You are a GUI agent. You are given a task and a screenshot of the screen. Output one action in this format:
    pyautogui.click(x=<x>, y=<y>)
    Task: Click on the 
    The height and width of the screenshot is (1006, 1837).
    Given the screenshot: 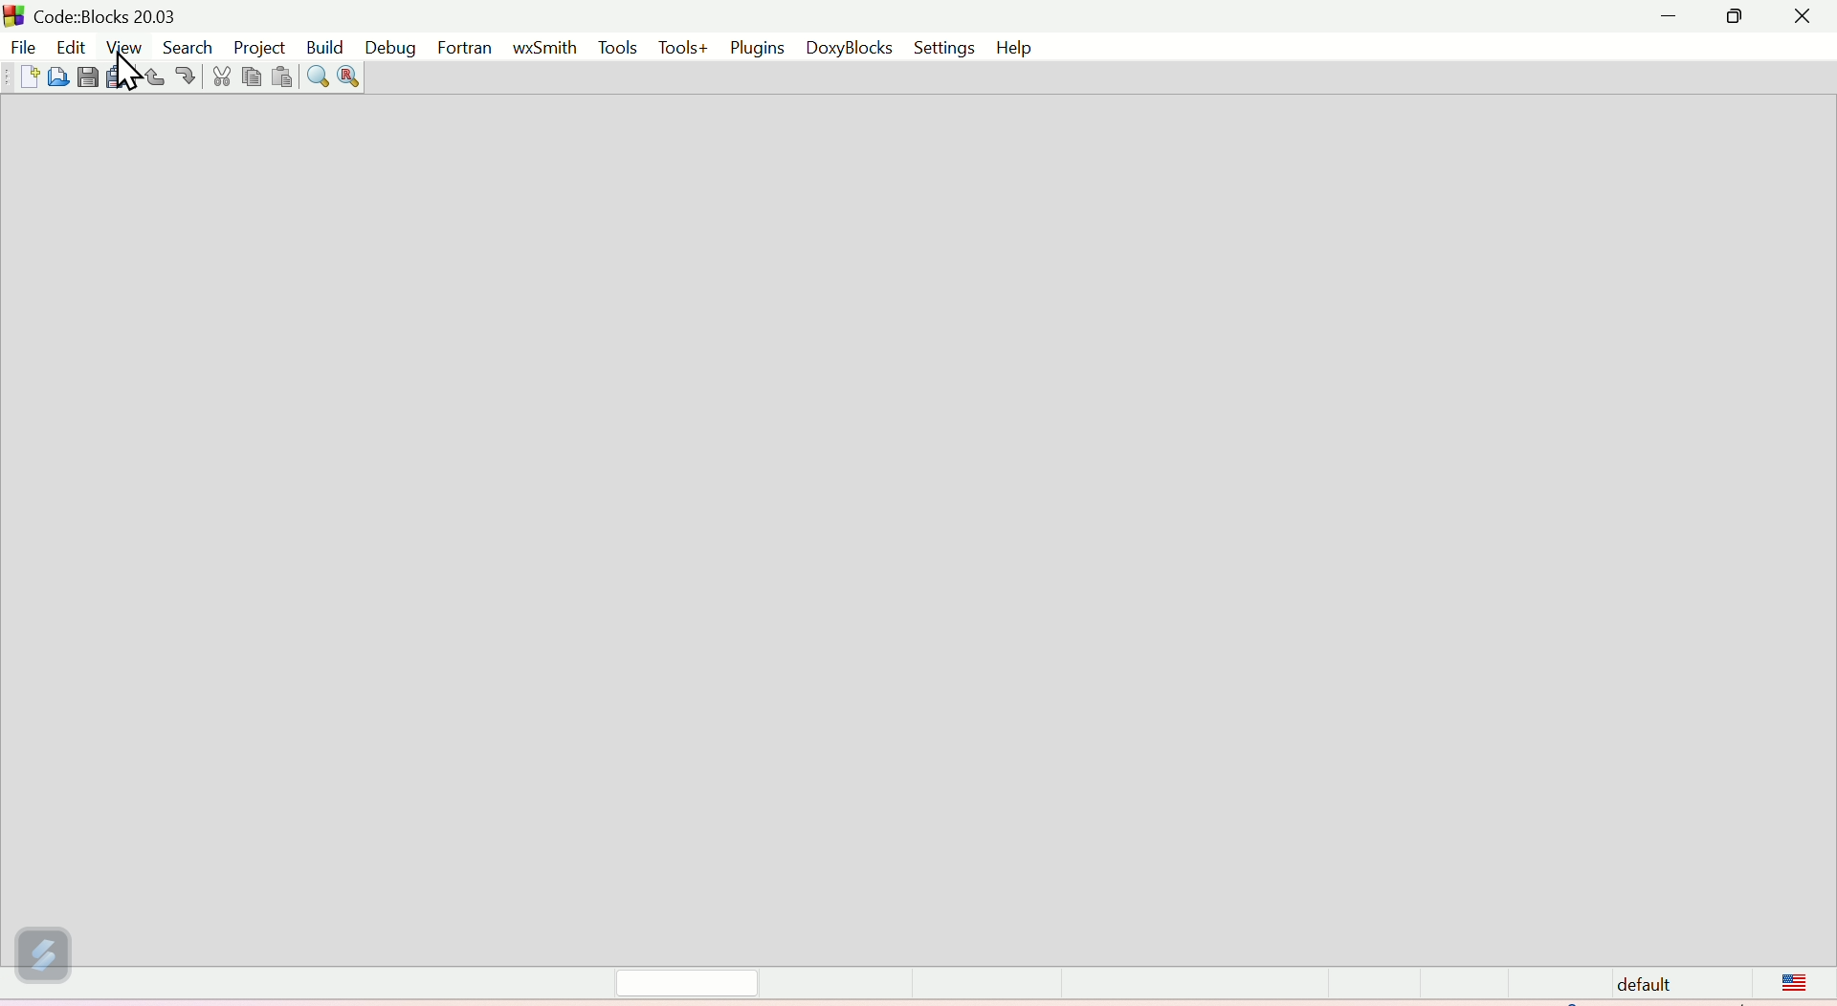 What is the action you would take?
    pyautogui.click(x=71, y=46)
    